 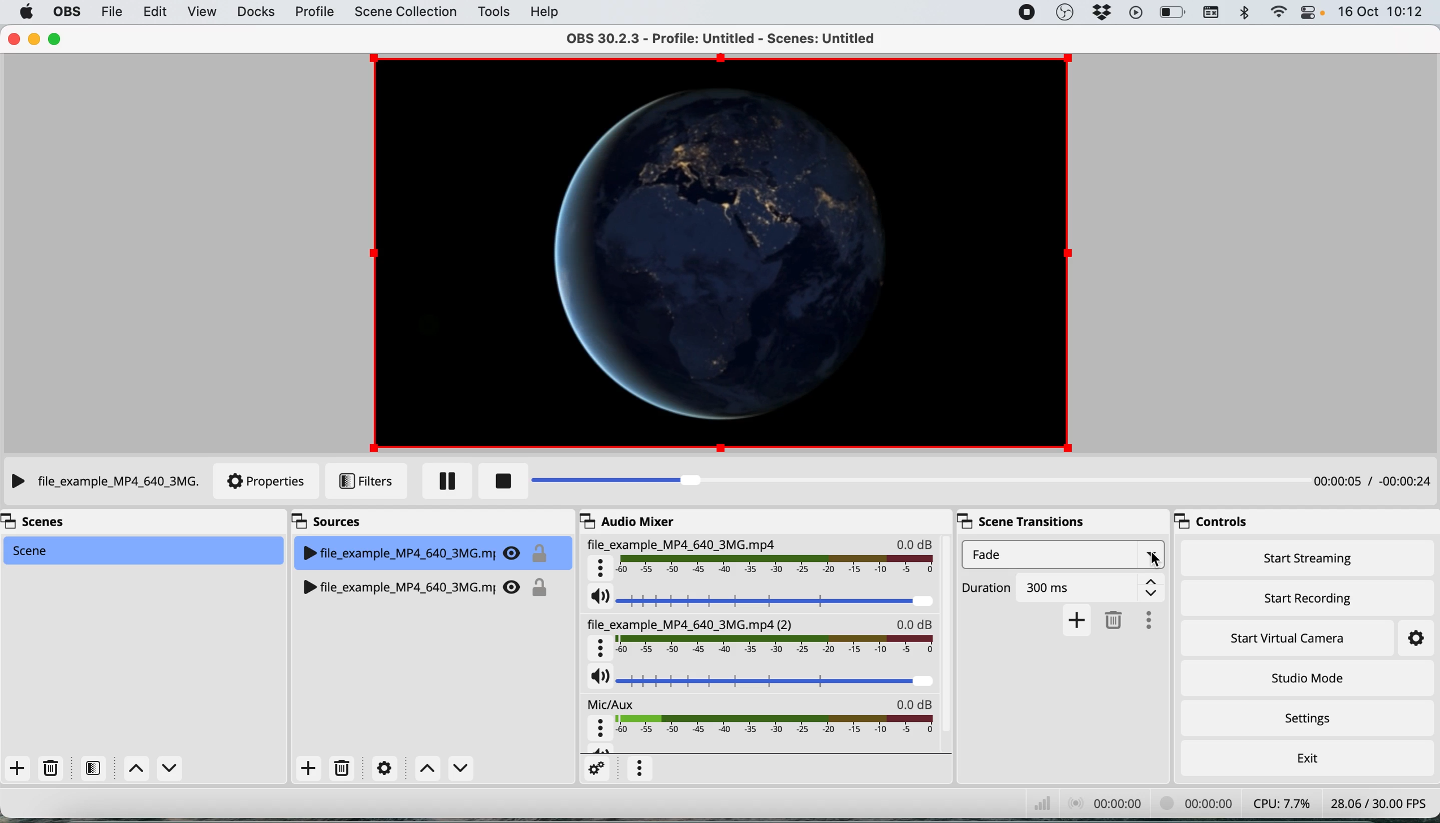 What do you see at coordinates (496, 11) in the screenshot?
I see `tools` at bounding box center [496, 11].